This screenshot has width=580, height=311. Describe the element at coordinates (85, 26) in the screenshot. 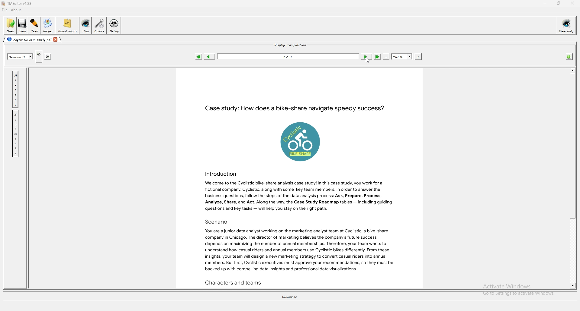

I see `view` at that location.